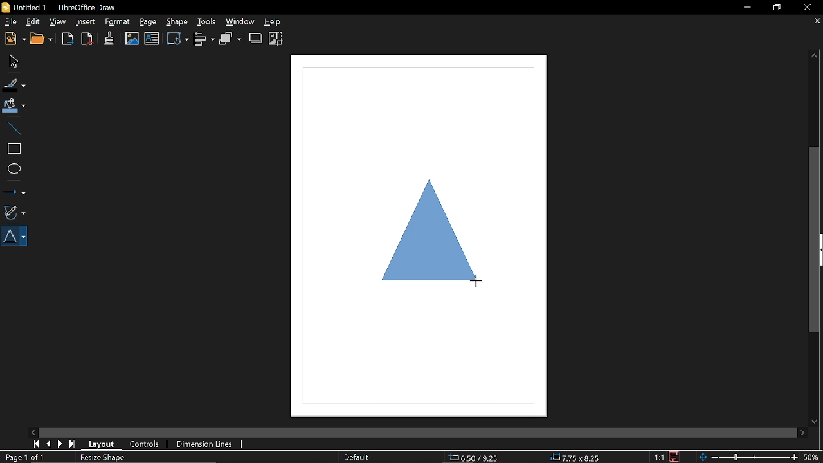 This screenshot has height=463, width=823. Describe the element at coordinates (205, 39) in the screenshot. I see `Align` at that location.